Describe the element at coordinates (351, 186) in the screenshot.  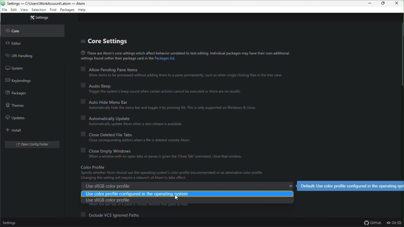
I see `FREE TRIAL EXPIREDdefault settings` at that location.